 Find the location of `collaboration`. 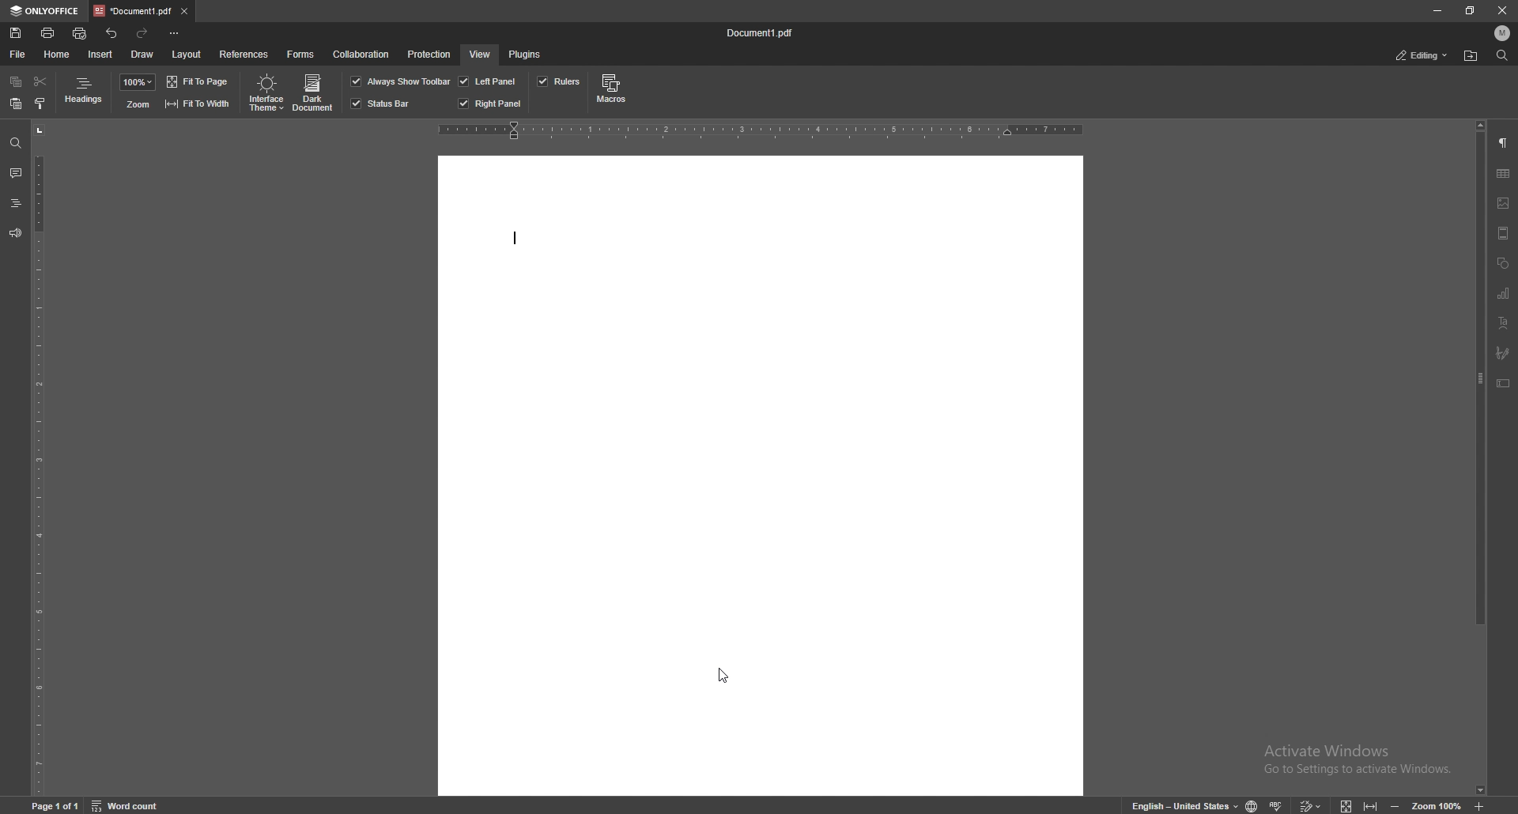

collaboration is located at coordinates (364, 55).